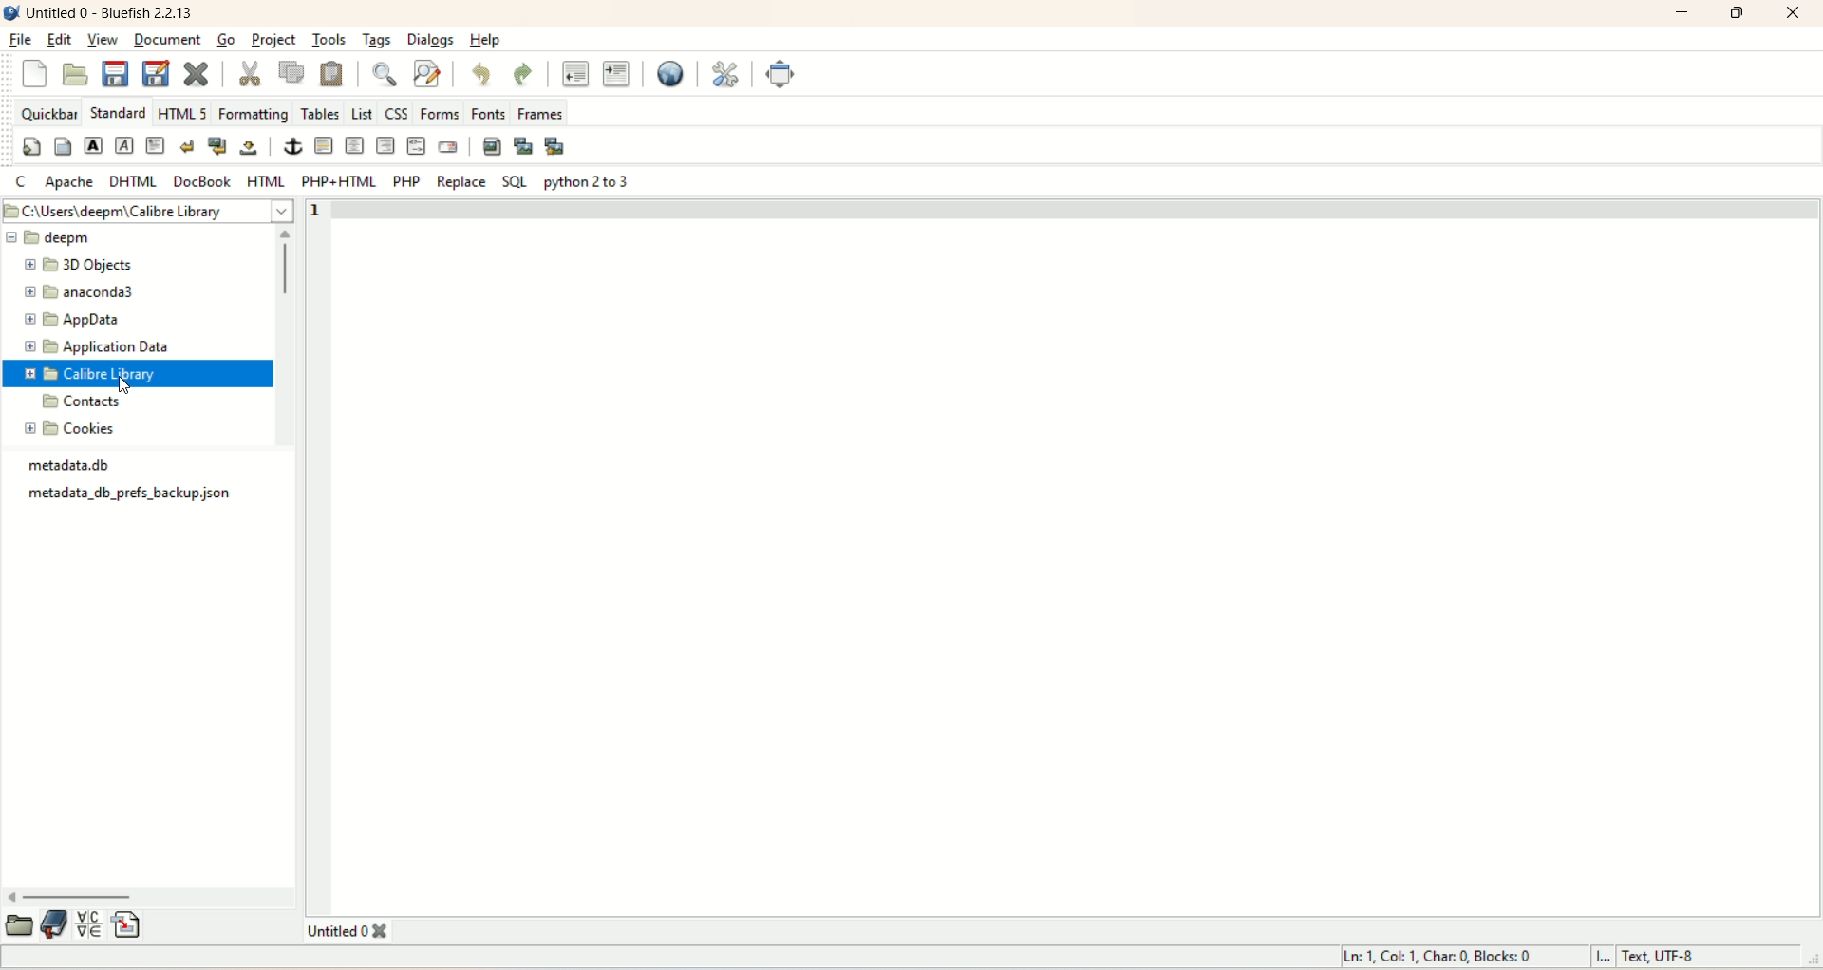  I want to click on title, so click(360, 931).